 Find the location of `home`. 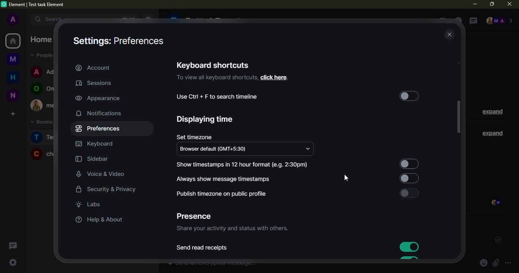

home is located at coordinates (13, 41).